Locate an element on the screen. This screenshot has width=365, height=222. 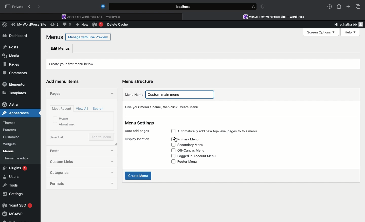
Footer menu is located at coordinates (192, 161).